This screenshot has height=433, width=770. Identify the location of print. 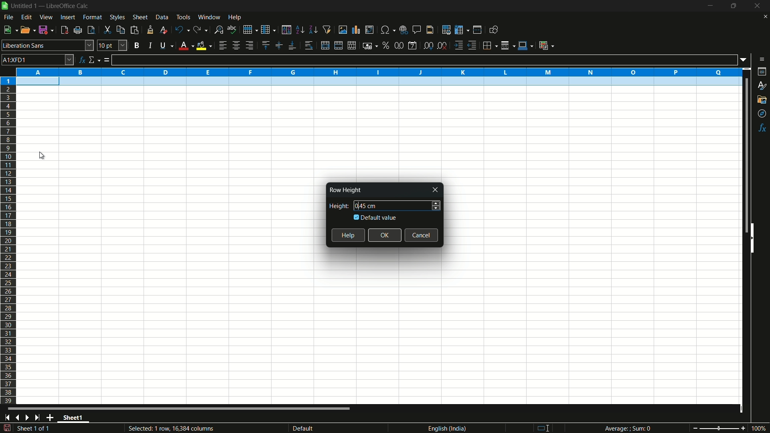
(78, 30).